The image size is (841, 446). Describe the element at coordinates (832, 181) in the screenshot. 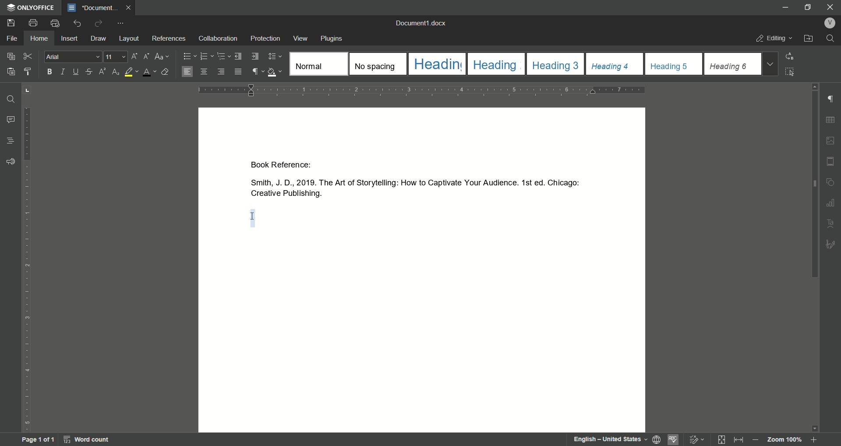

I see `shapes` at that location.